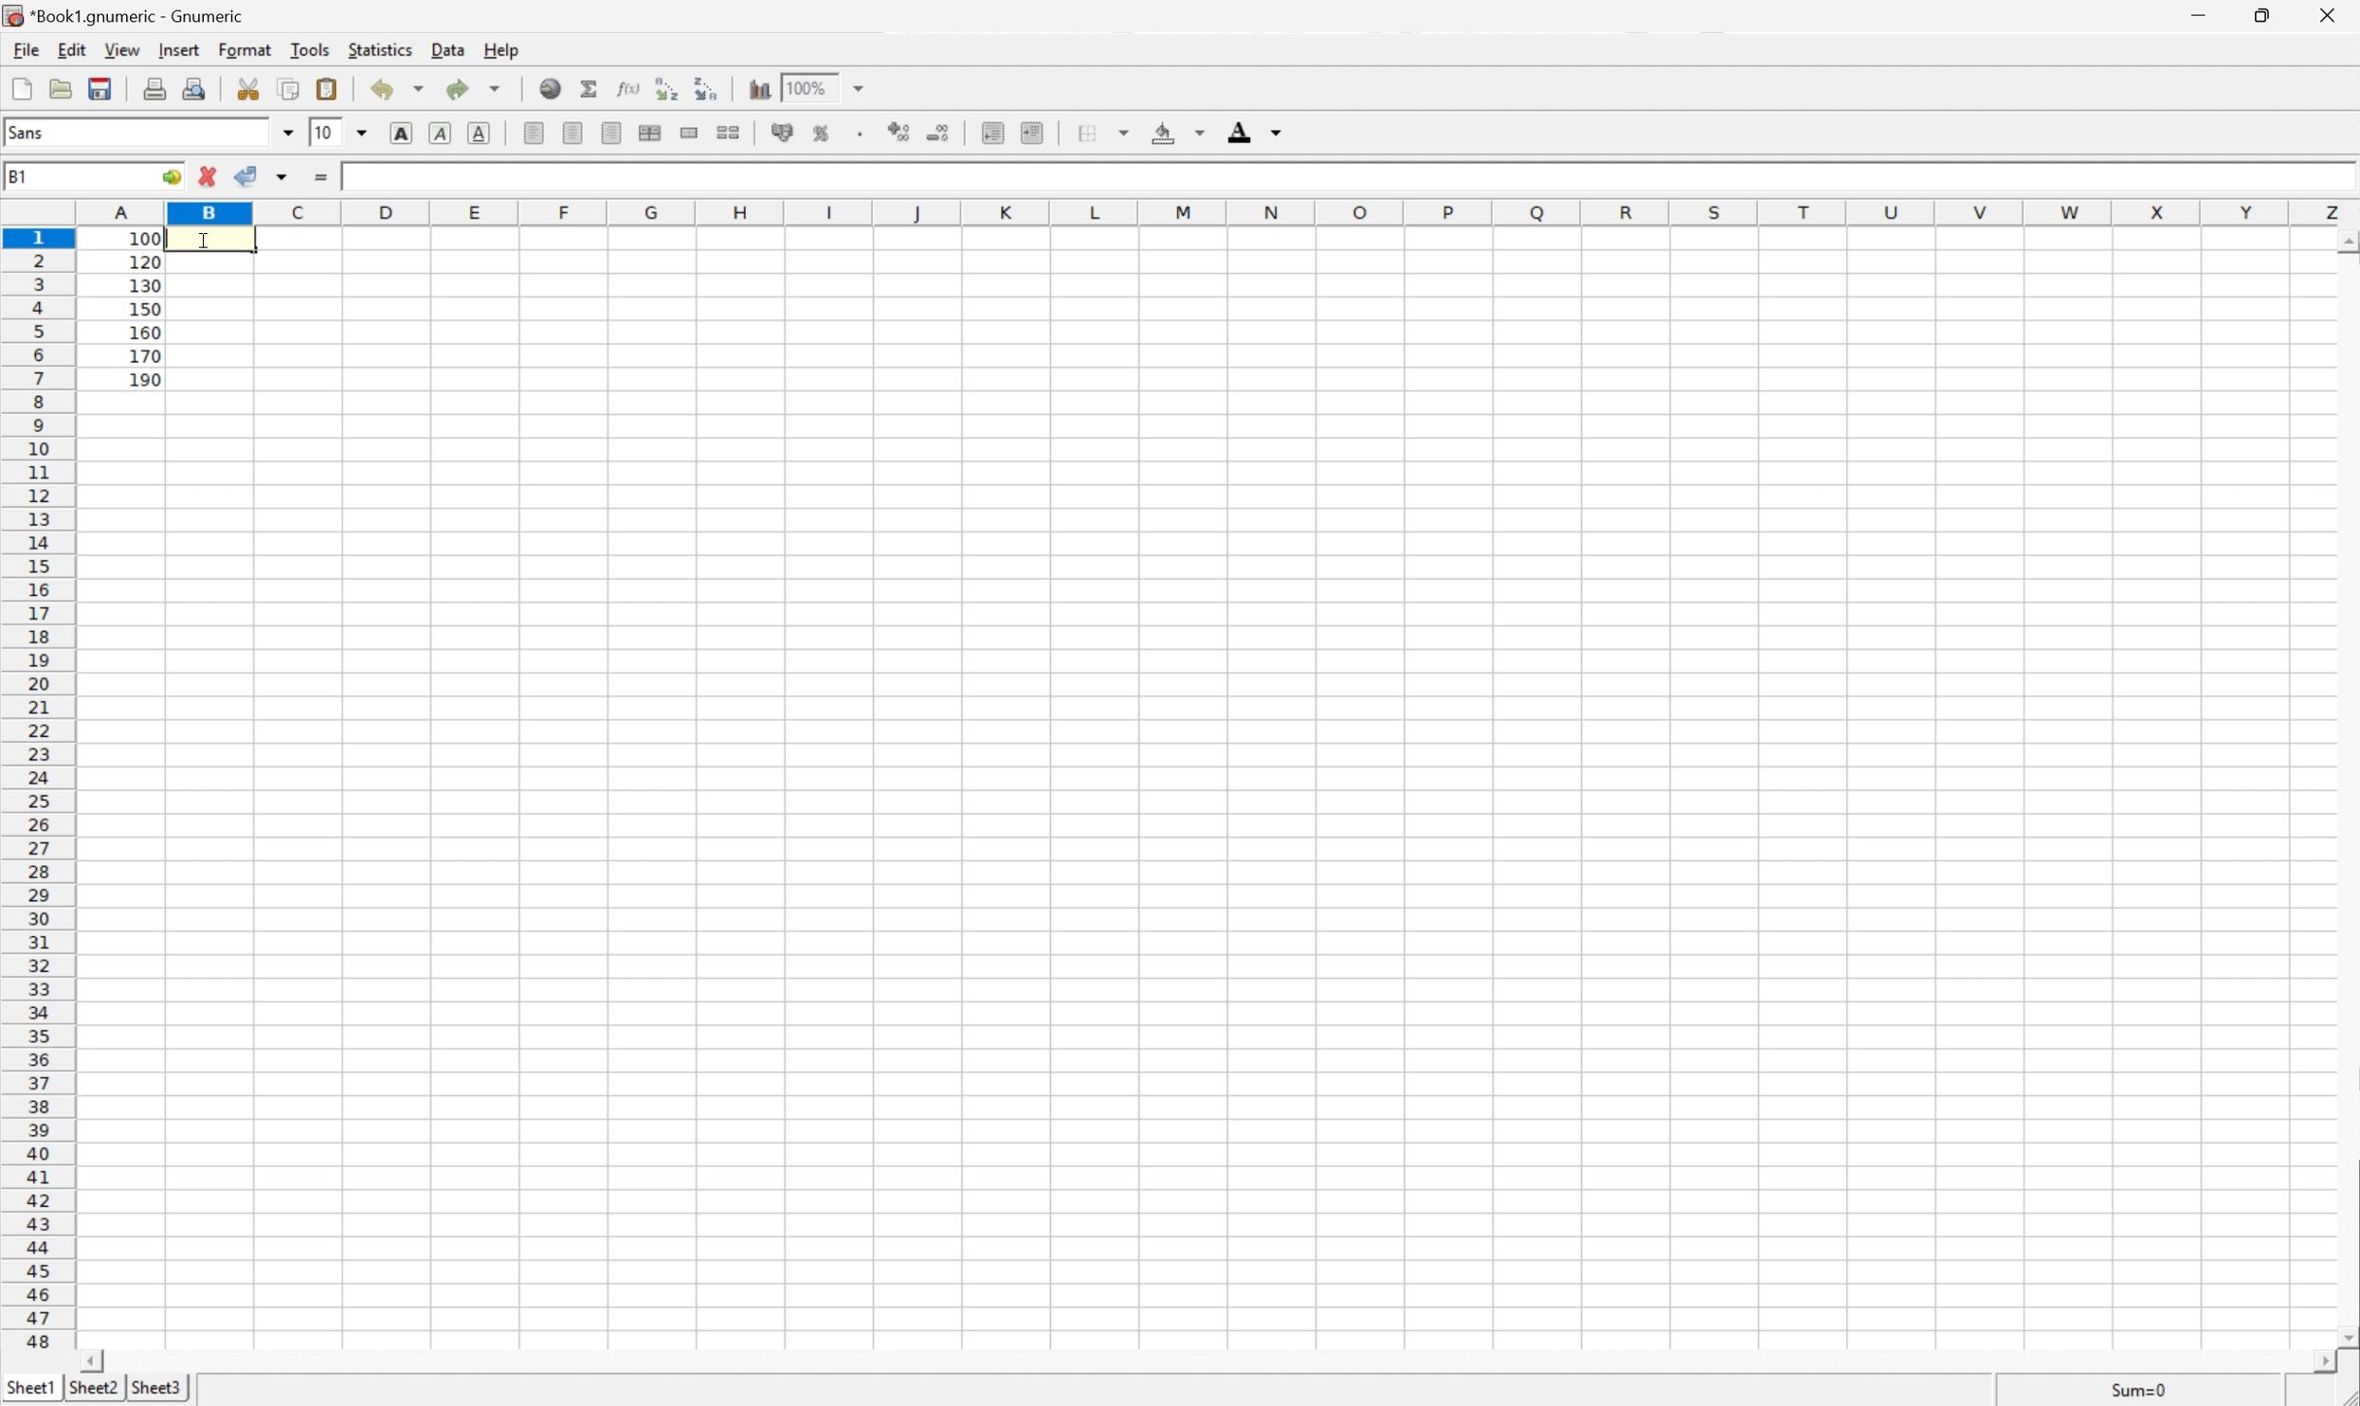 The height and width of the screenshot is (1406, 2360). I want to click on Cancel changes, so click(212, 176).